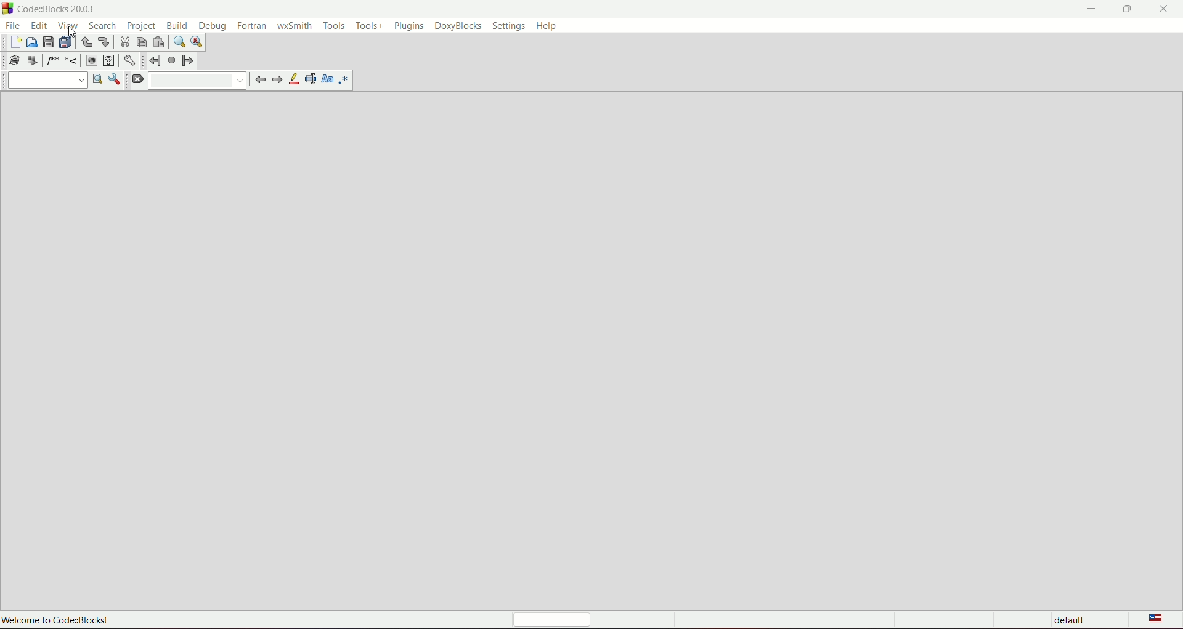 This screenshot has height=629, width=1183. Describe the element at coordinates (161, 42) in the screenshot. I see `paste` at that location.